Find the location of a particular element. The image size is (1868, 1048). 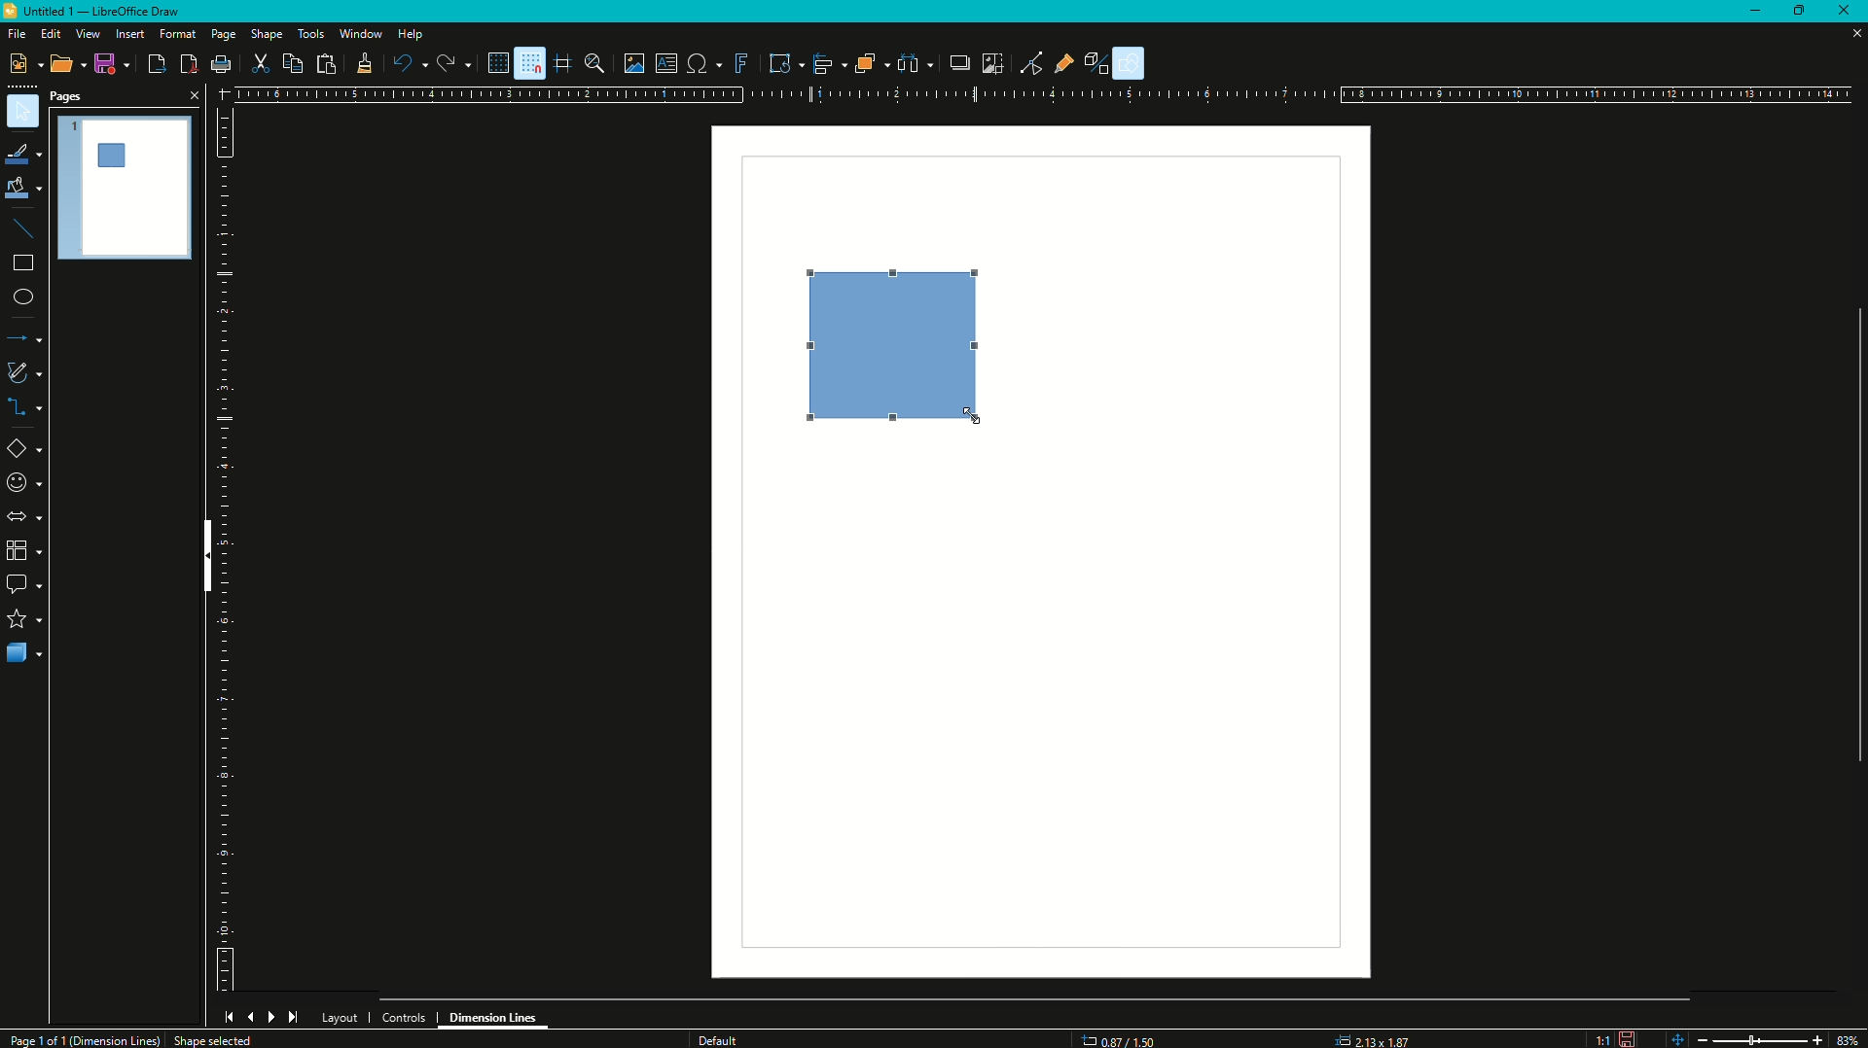

Sketch is located at coordinates (25, 372).